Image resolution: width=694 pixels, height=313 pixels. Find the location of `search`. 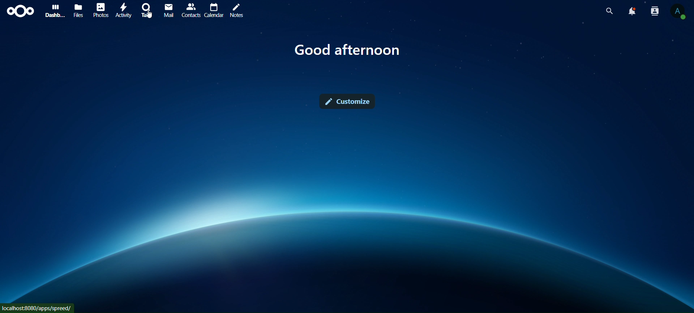

search is located at coordinates (610, 11).